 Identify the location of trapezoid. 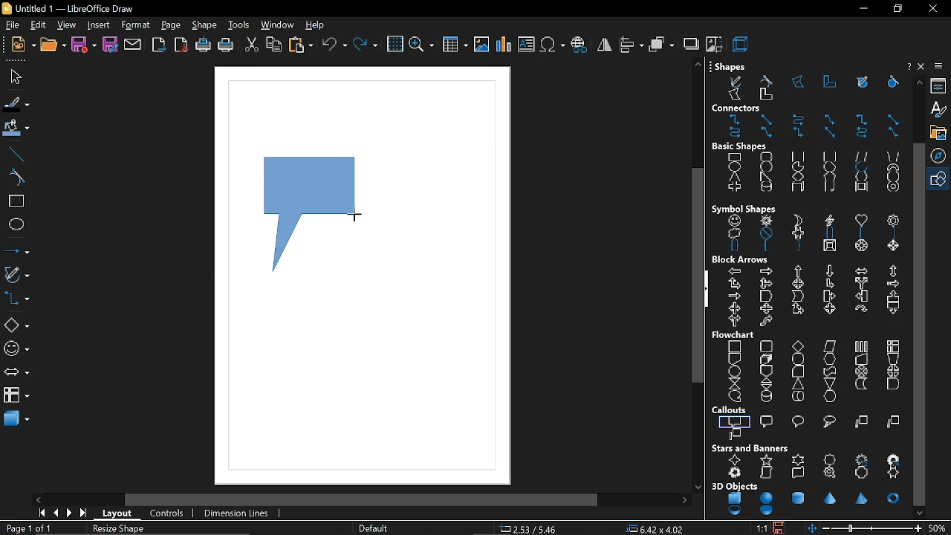
(894, 155).